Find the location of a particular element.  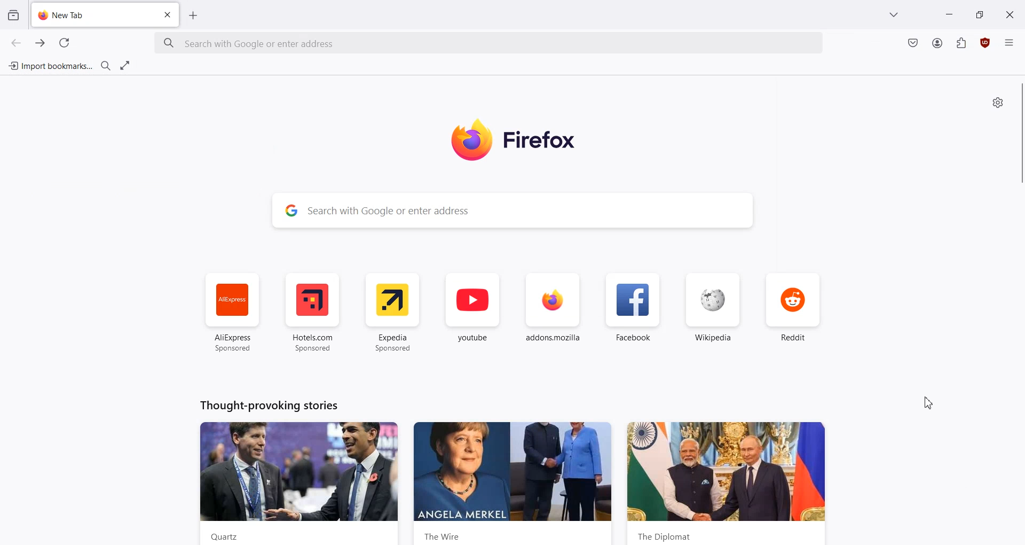

youtube is located at coordinates (472, 313).